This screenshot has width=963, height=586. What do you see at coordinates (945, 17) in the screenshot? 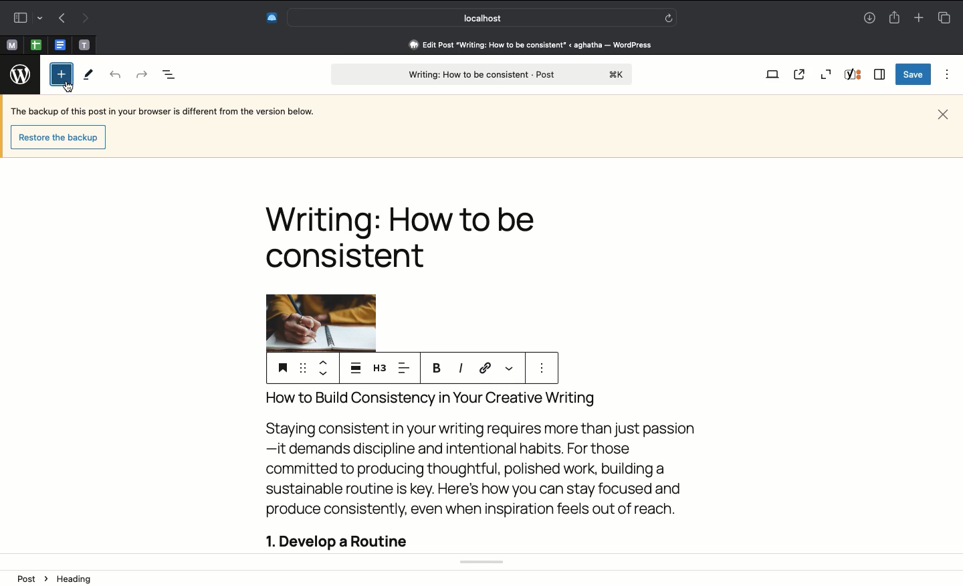
I see `Tabs` at bounding box center [945, 17].